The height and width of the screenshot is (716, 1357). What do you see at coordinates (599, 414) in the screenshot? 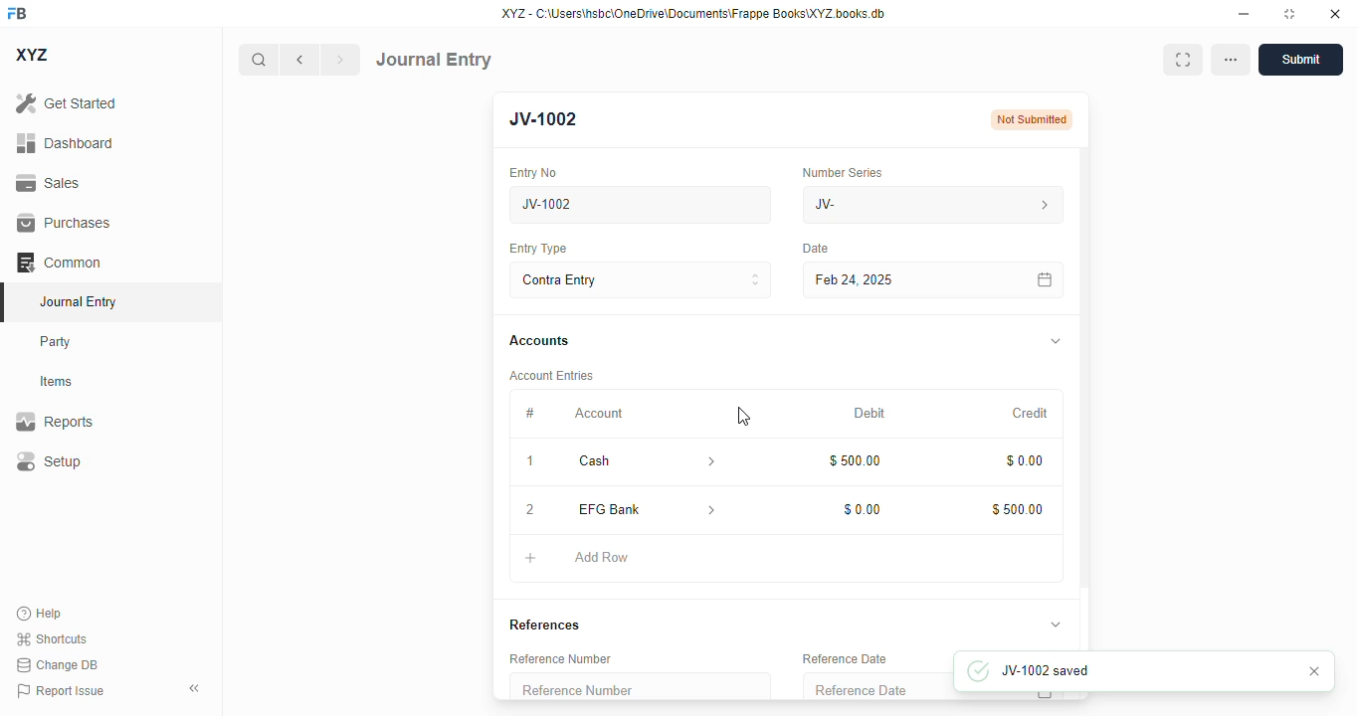
I see `account` at bounding box center [599, 414].